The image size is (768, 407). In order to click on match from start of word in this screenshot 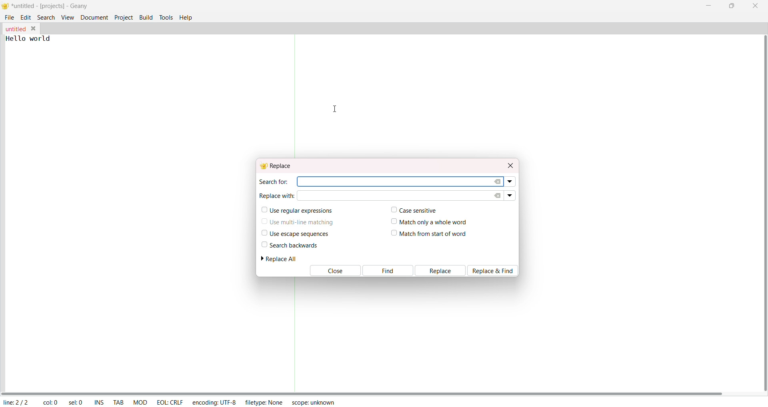, I will do `click(429, 234)`.